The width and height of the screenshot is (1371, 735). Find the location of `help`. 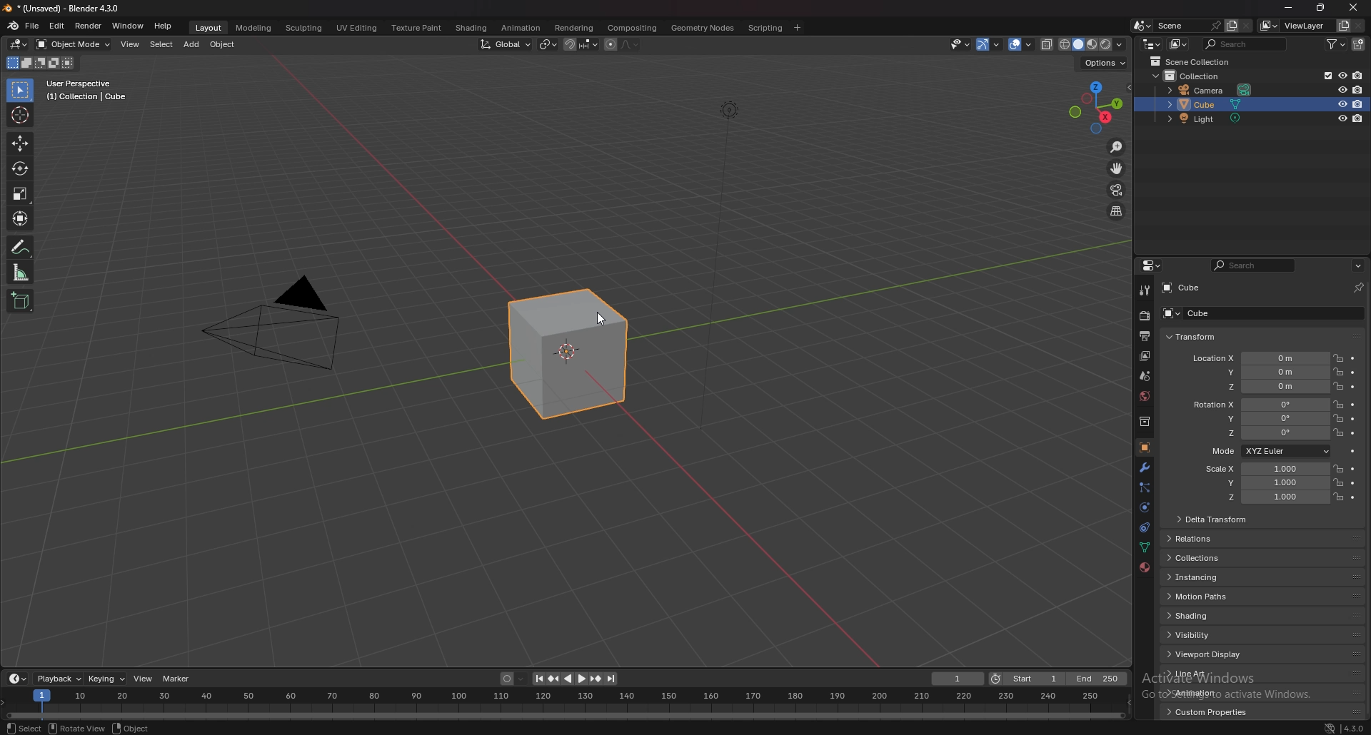

help is located at coordinates (163, 27).